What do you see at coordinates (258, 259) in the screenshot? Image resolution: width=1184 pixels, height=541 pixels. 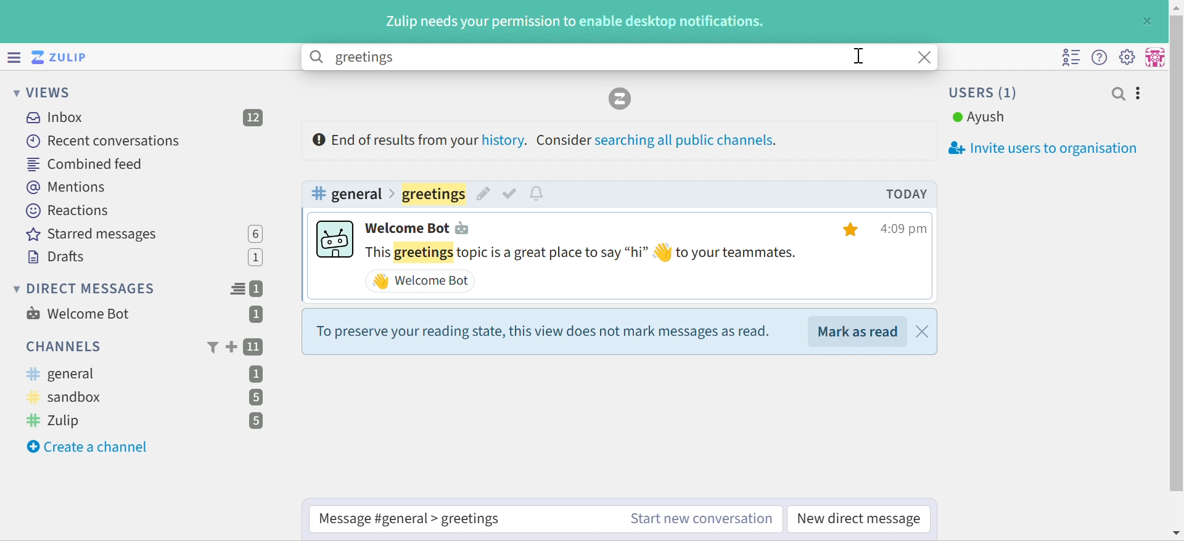 I see `1` at bounding box center [258, 259].